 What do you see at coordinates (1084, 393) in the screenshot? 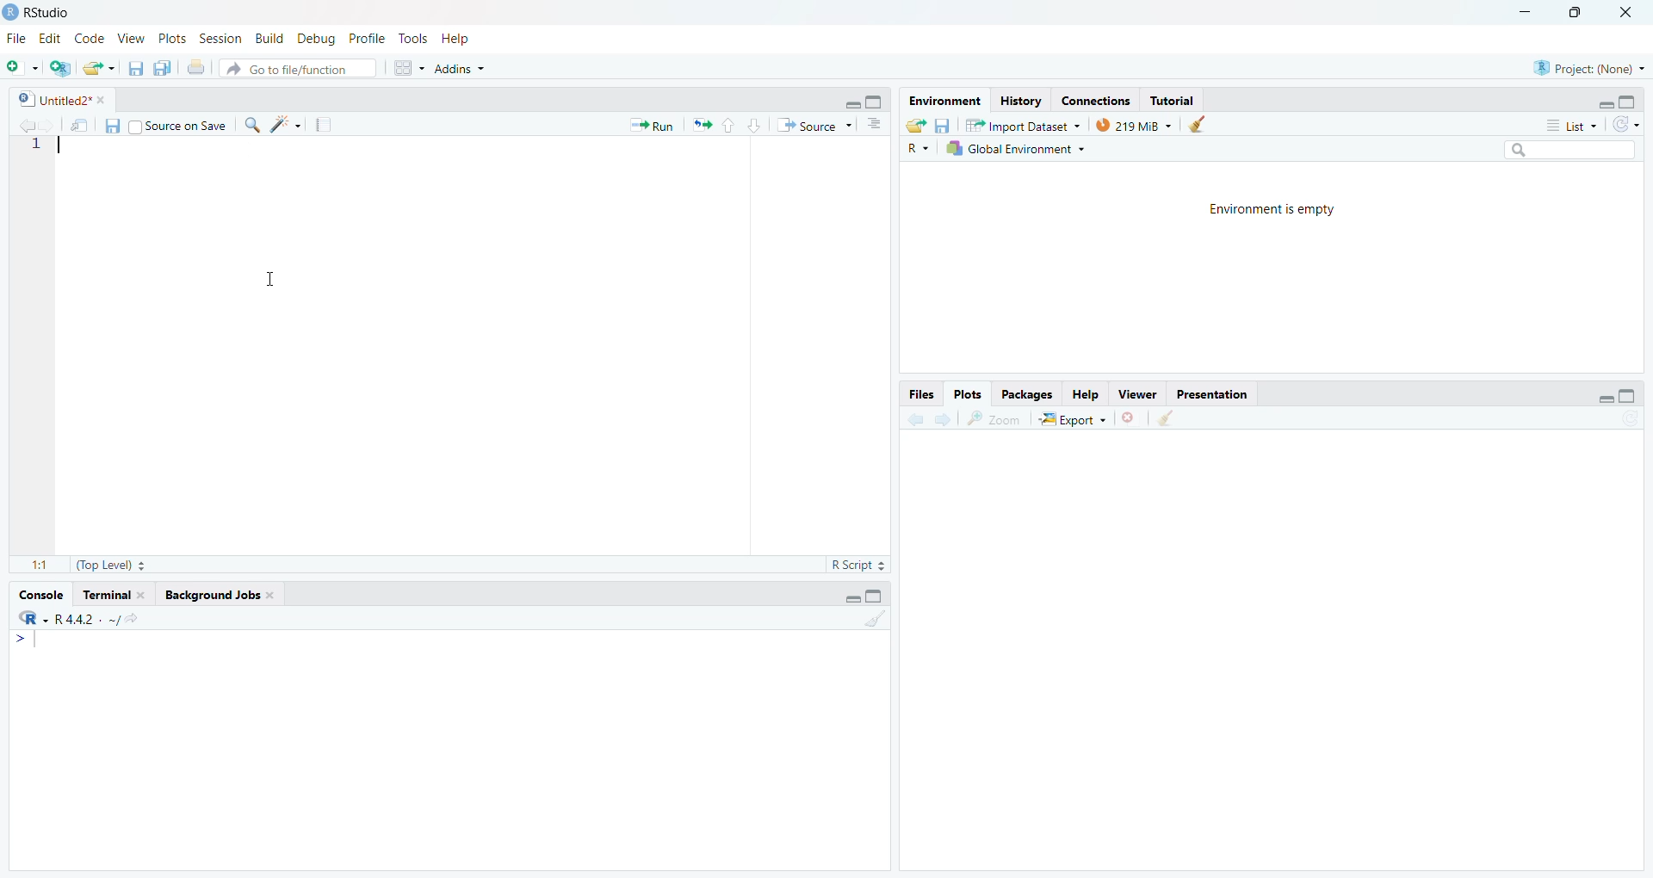
I see `Help.` at bounding box center [1084, 393].